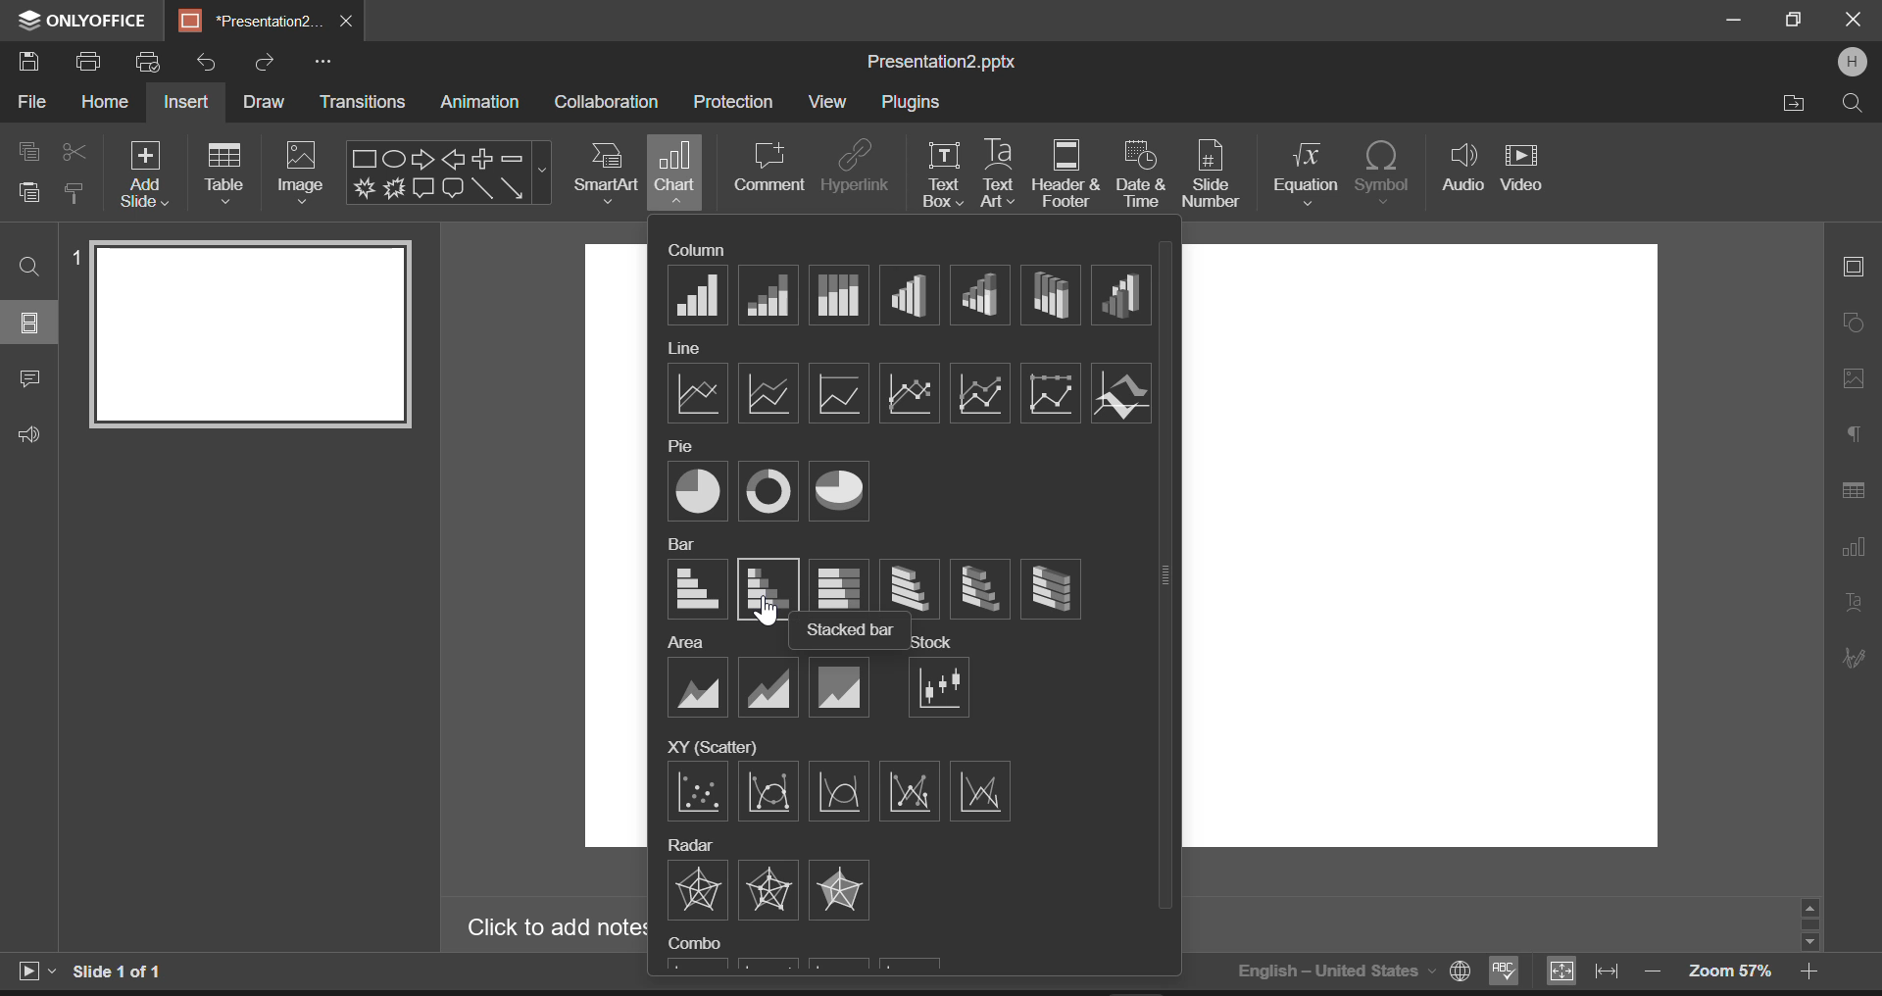 The image size is (1882, 996). I want to click on Right Arrow, so click(423, 160).